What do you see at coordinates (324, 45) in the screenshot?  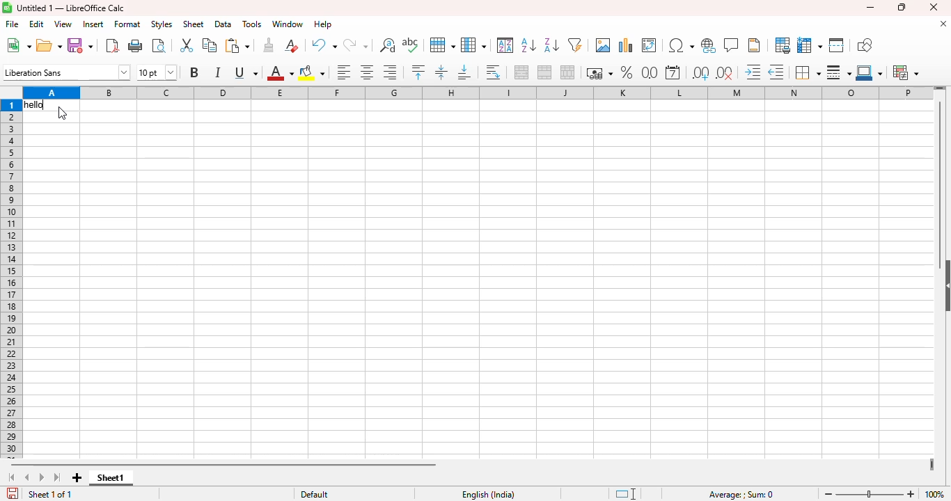 I see `undo` at bounding box center [324, 45].